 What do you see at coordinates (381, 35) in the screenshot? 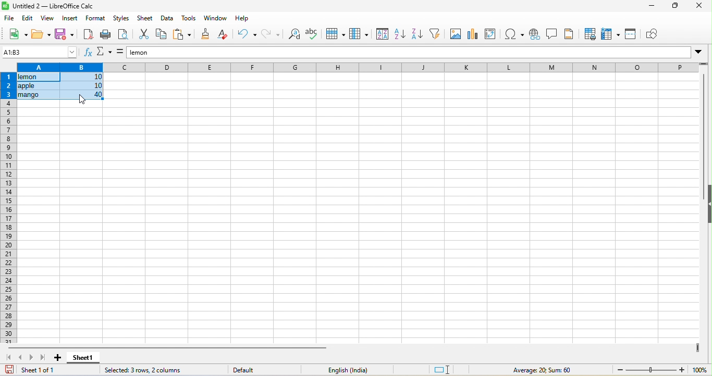
I see `sort` at bounding box center [381, 35].